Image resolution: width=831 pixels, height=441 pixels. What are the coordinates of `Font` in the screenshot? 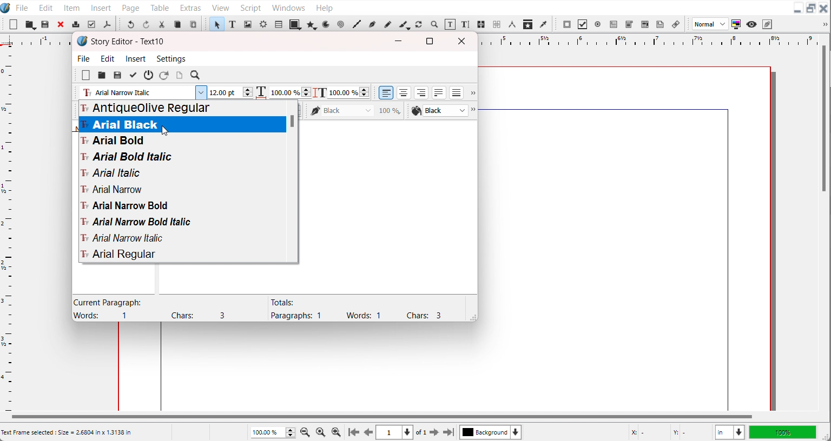 It's located at (181, 141).